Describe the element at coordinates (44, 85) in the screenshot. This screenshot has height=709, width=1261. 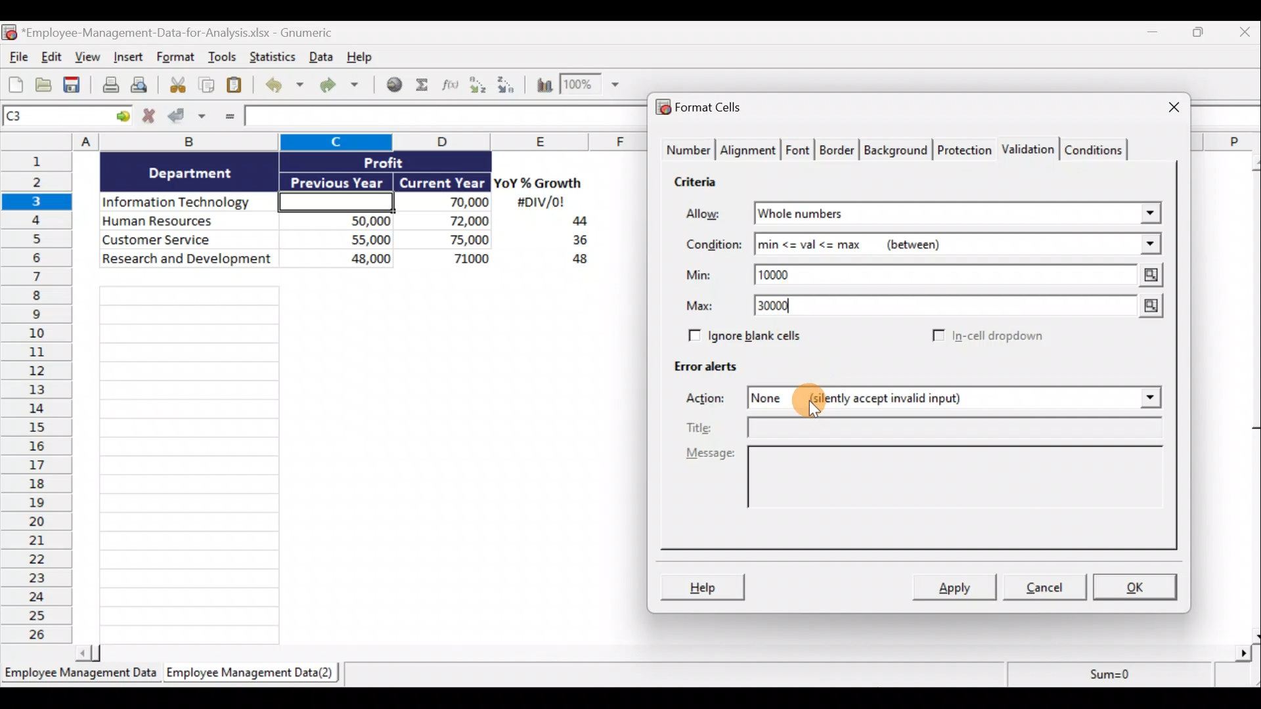
I see `Open a file` at that location.